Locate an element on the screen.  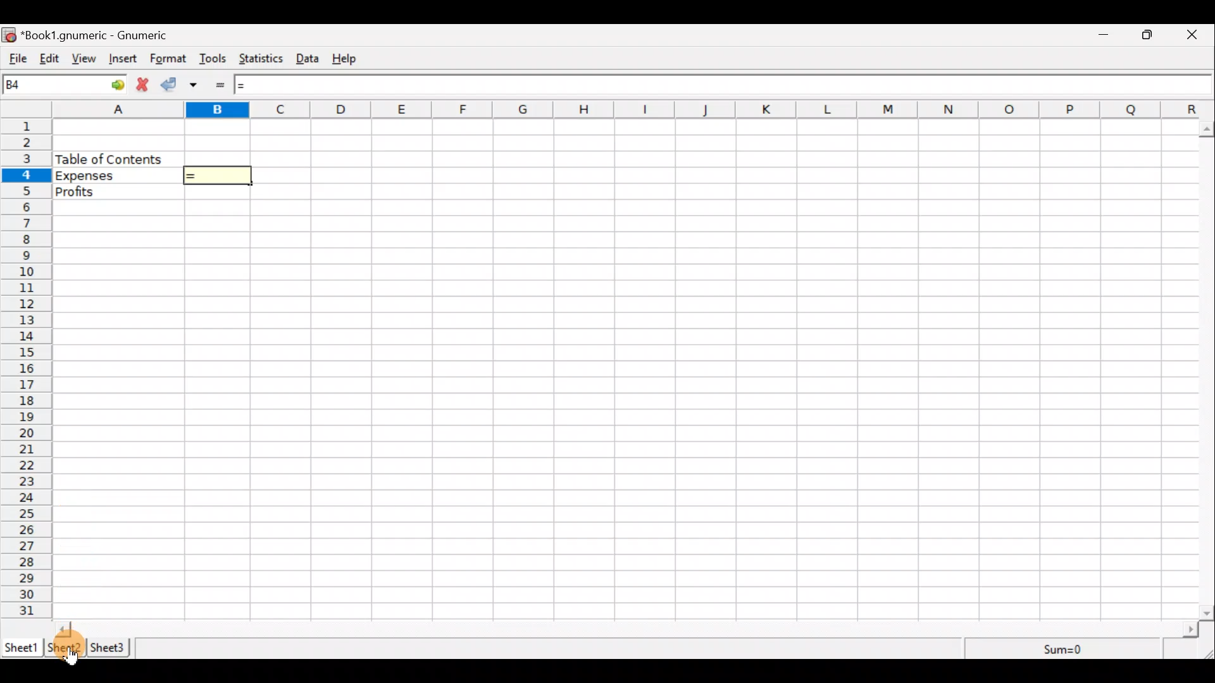
Profits is located at coordinates (118, 192).